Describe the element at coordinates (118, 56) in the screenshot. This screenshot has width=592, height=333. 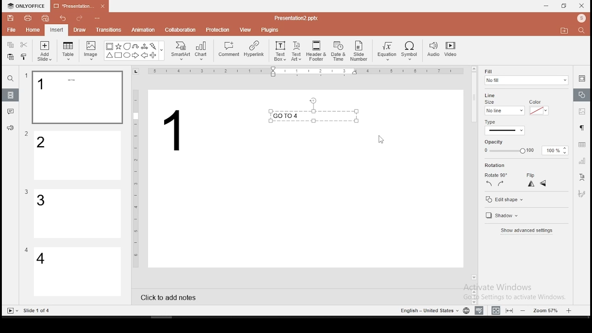
I see `Square` at that location.